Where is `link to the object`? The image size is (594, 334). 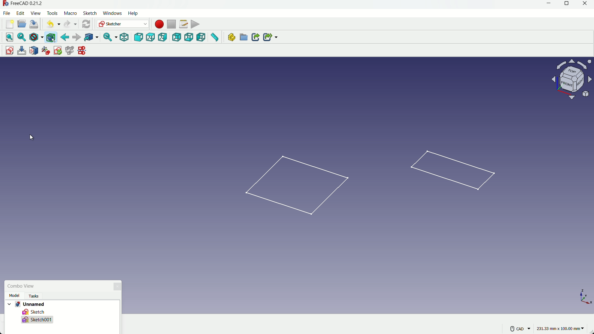
link to the object is located at coordinates (90, 38).